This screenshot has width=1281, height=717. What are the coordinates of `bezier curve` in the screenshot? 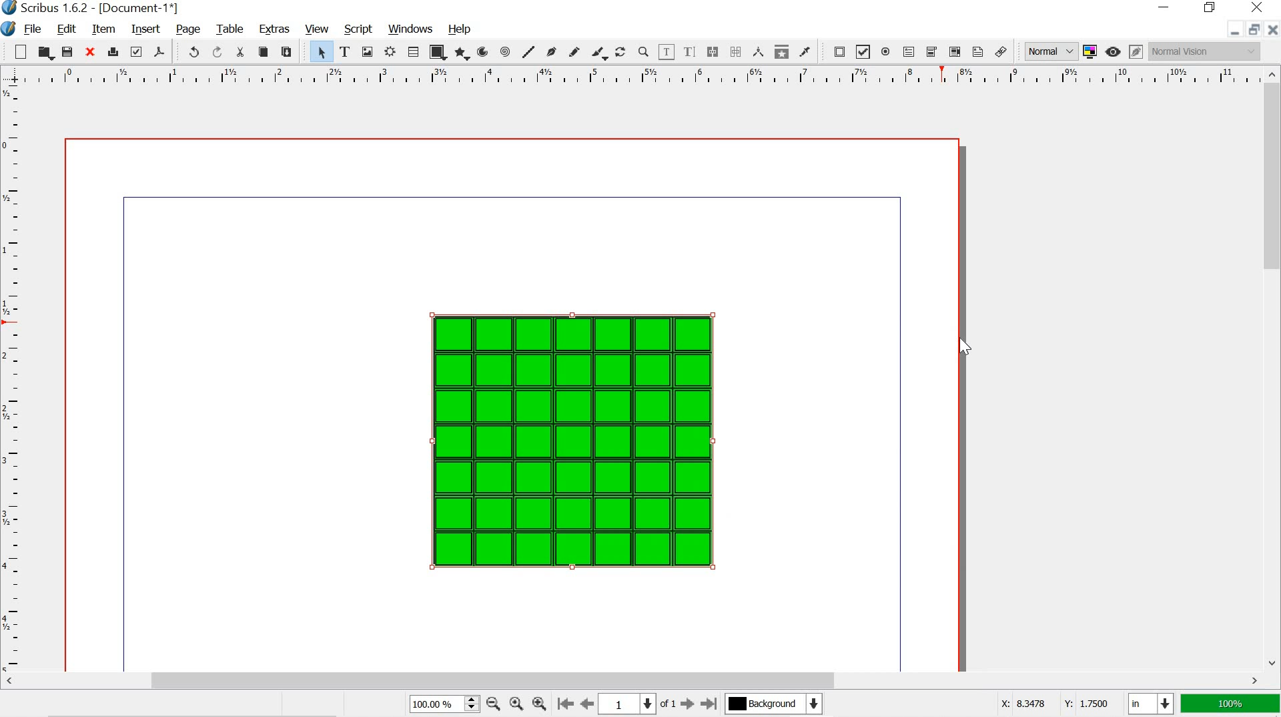 It's located at (551, 52).